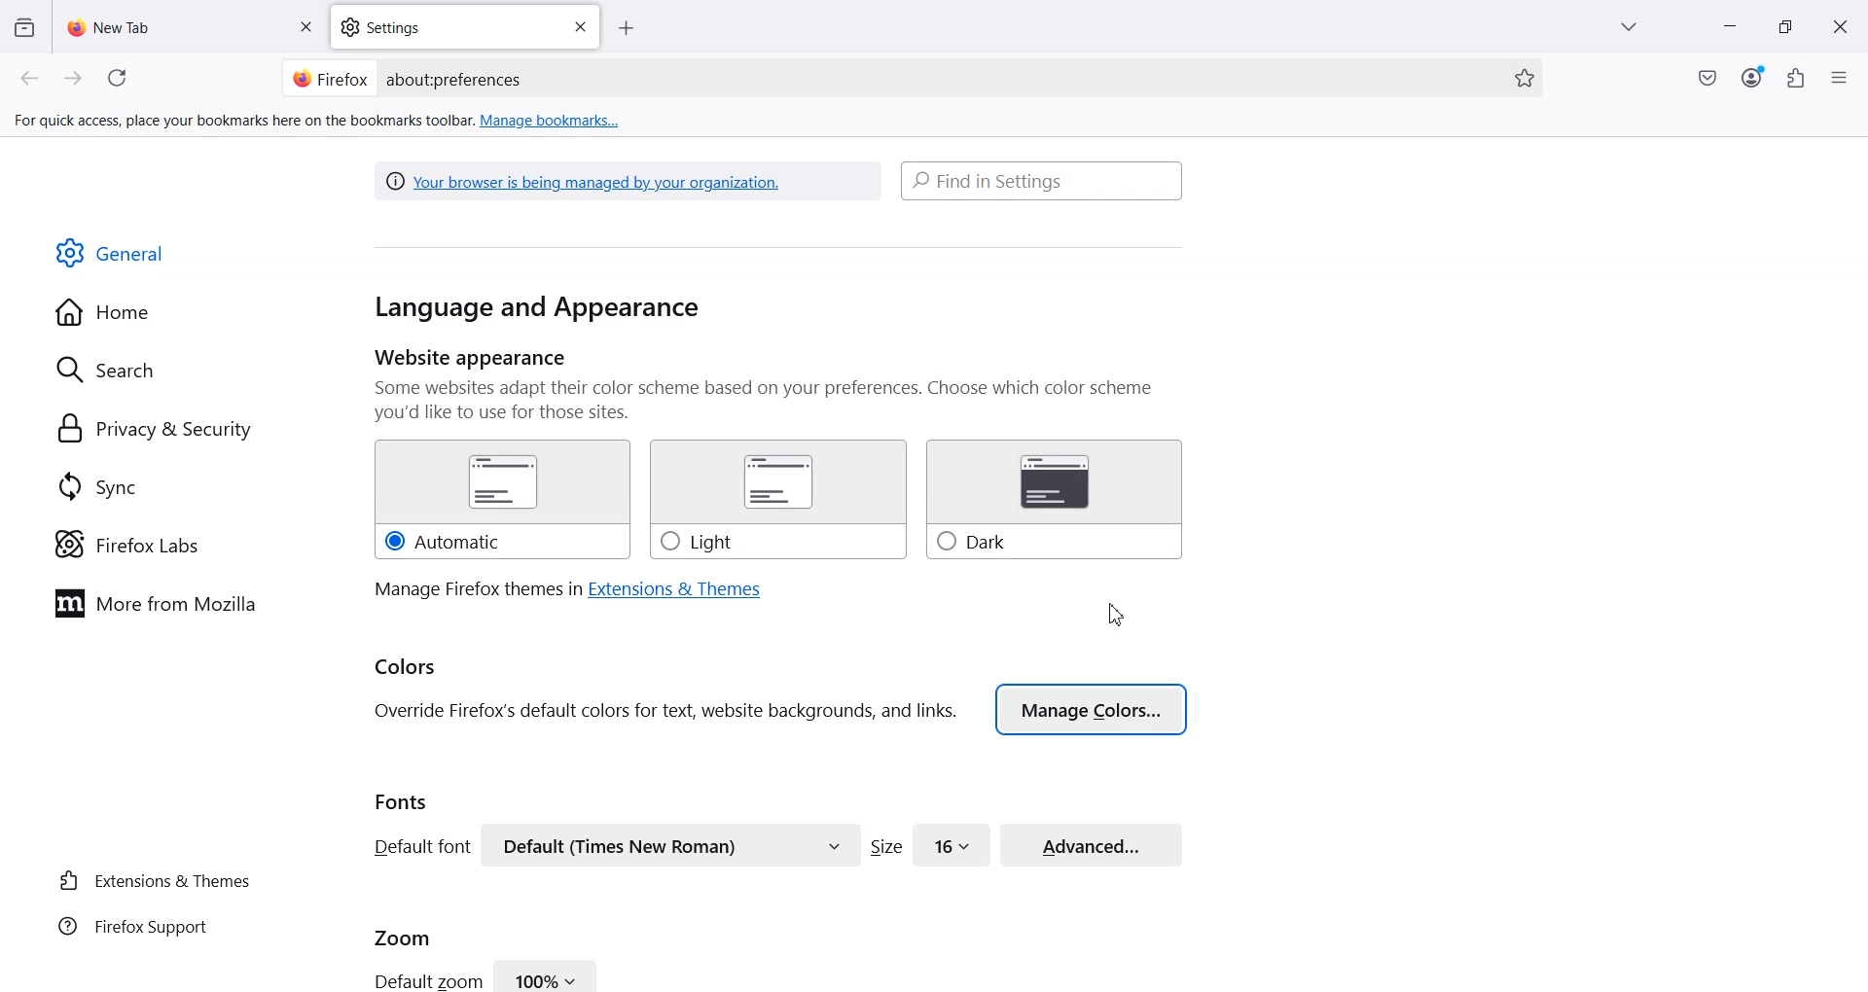 This screenshot has width=1868, height=992. I want to click on Size, so click(886, 846).